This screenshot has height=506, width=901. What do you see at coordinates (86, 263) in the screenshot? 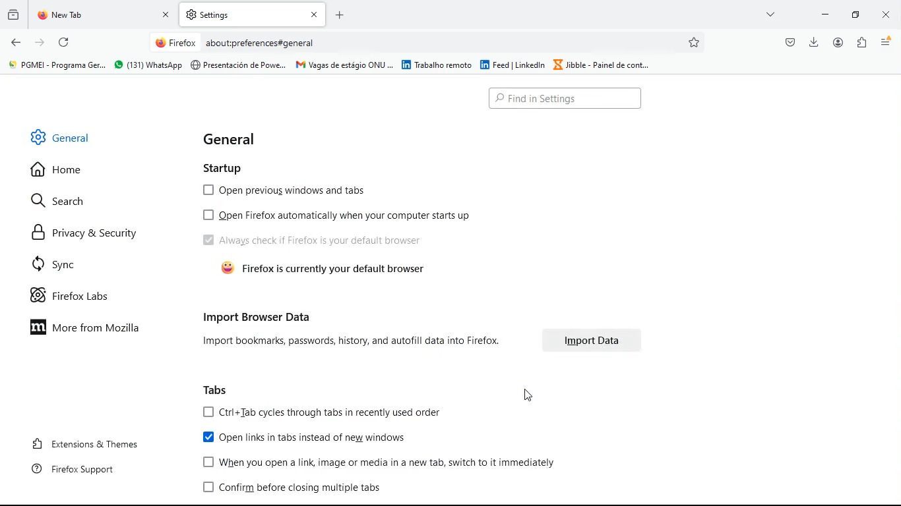
I see `sync` at bounding box center [86, 263].